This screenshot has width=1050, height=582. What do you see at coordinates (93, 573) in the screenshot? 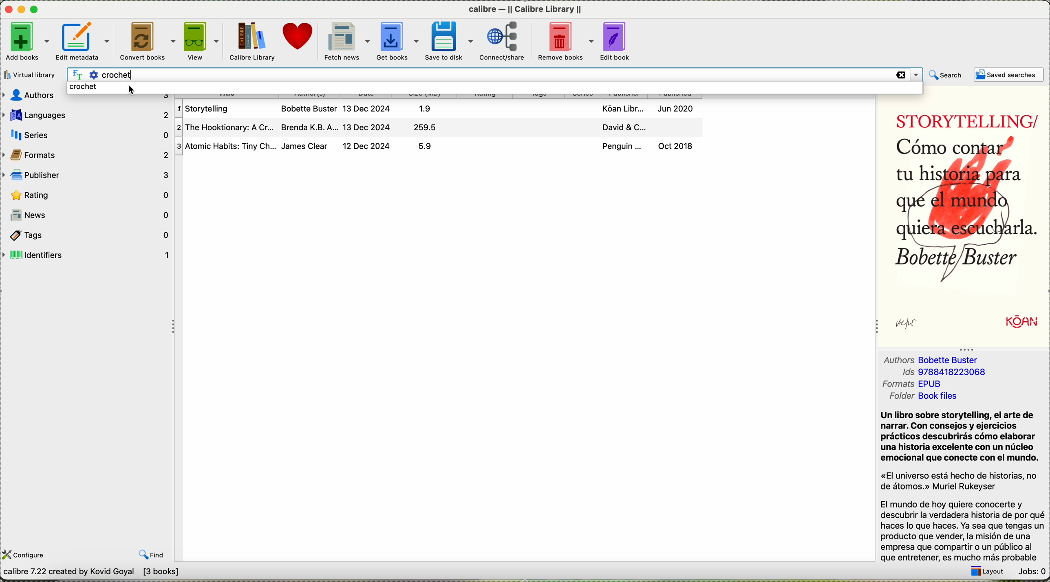
I see `calibre 7.22 created by Kovid Goyal [3 books]` at bounding box center [93, 573].